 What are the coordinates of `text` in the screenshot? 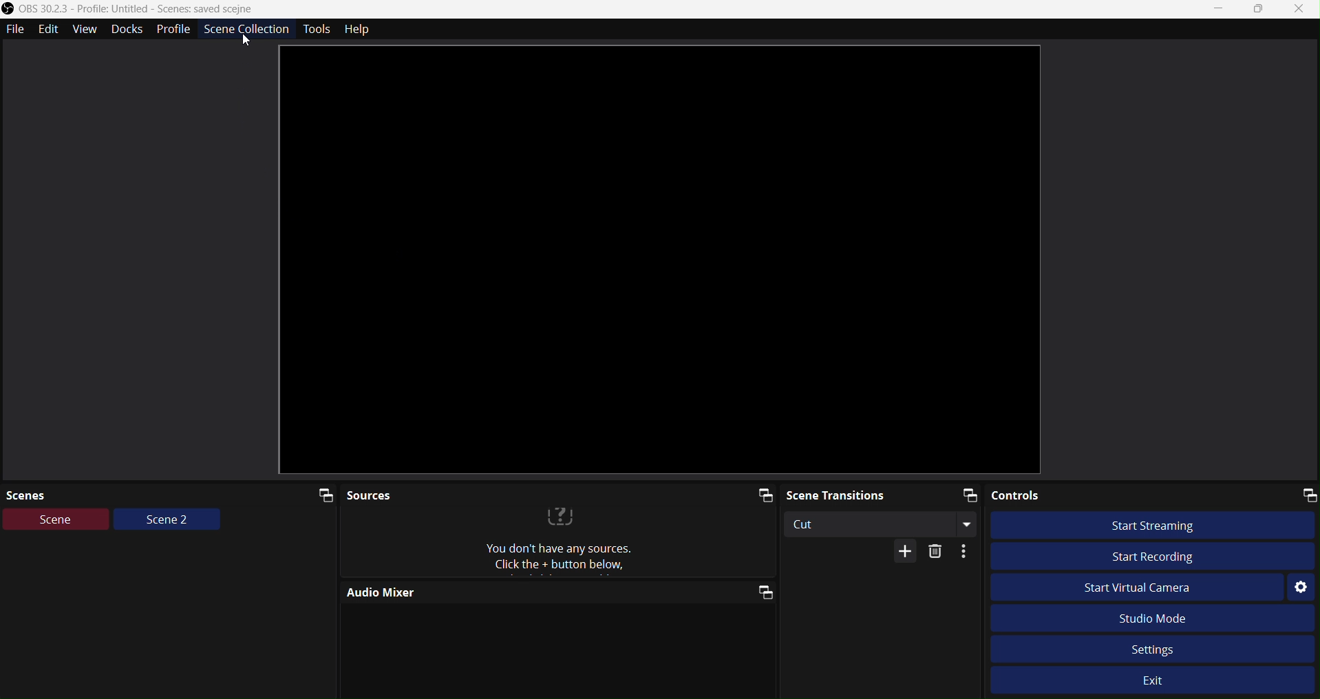 It's located at (564, 544).